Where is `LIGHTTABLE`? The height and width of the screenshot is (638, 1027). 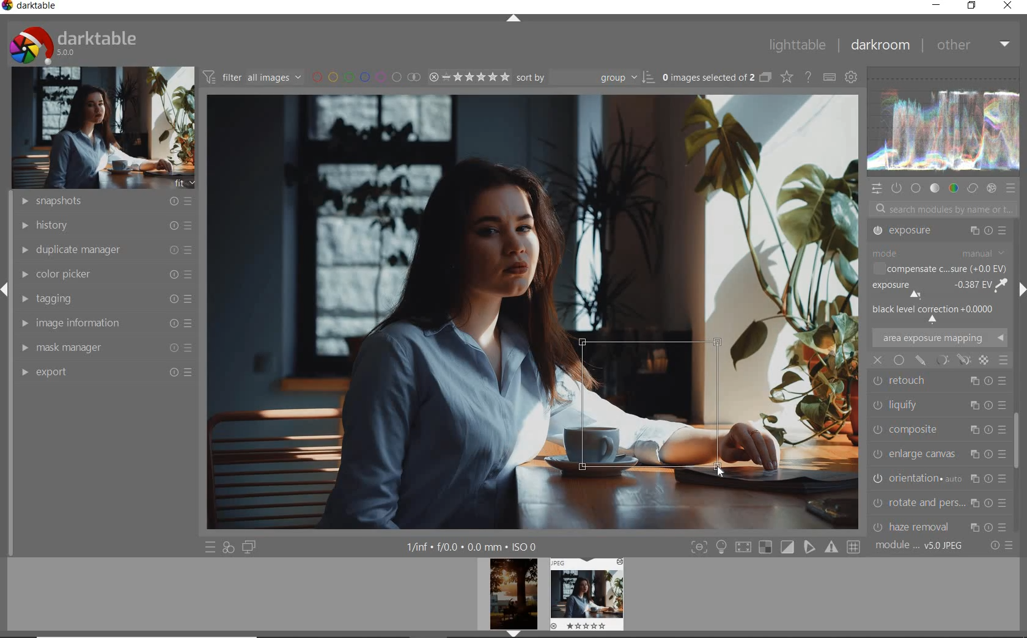
LIGHTTABLE is located at coordinates (798, 45).